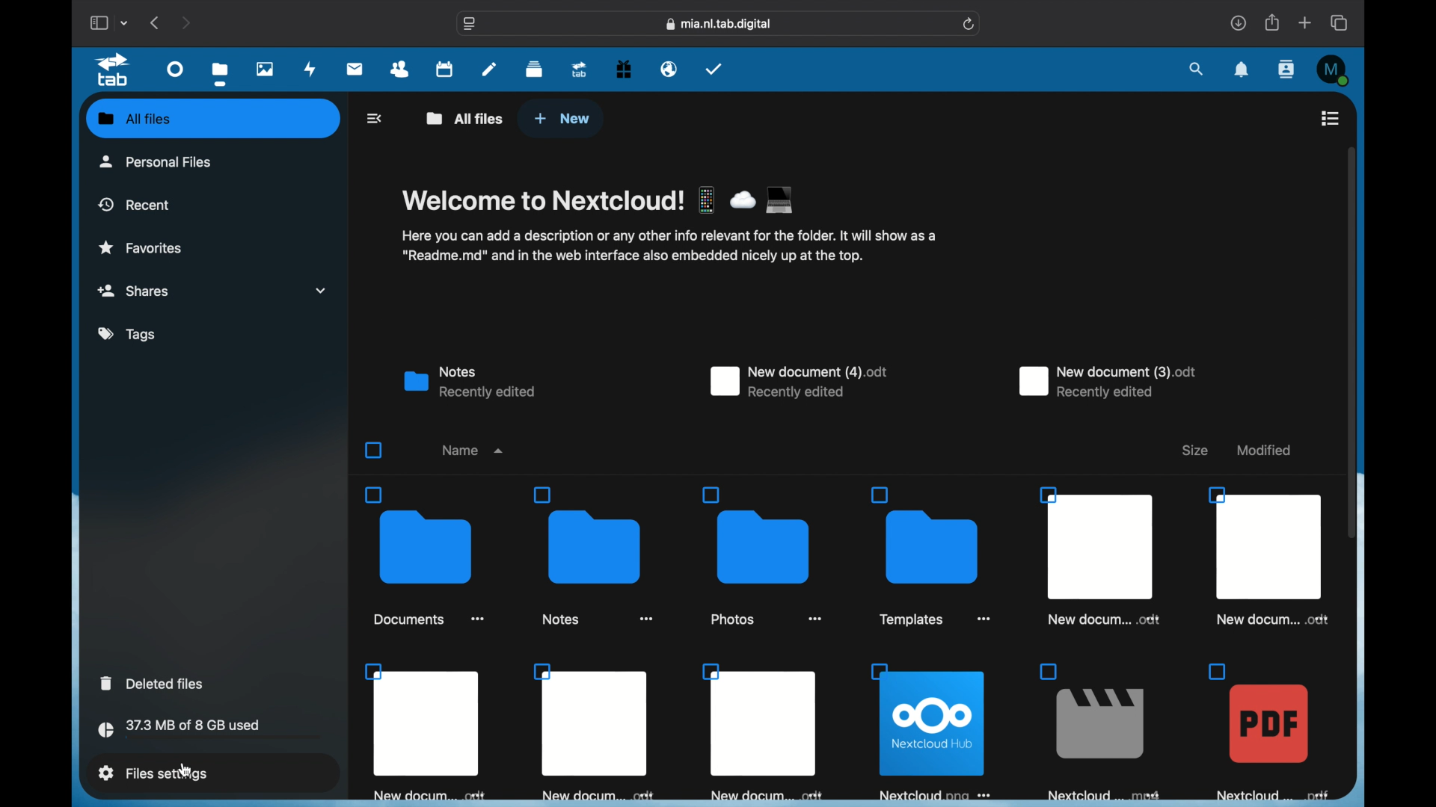  Describe the element at coordinates (156, 22) in the screenshot. I see `previous` at that location.